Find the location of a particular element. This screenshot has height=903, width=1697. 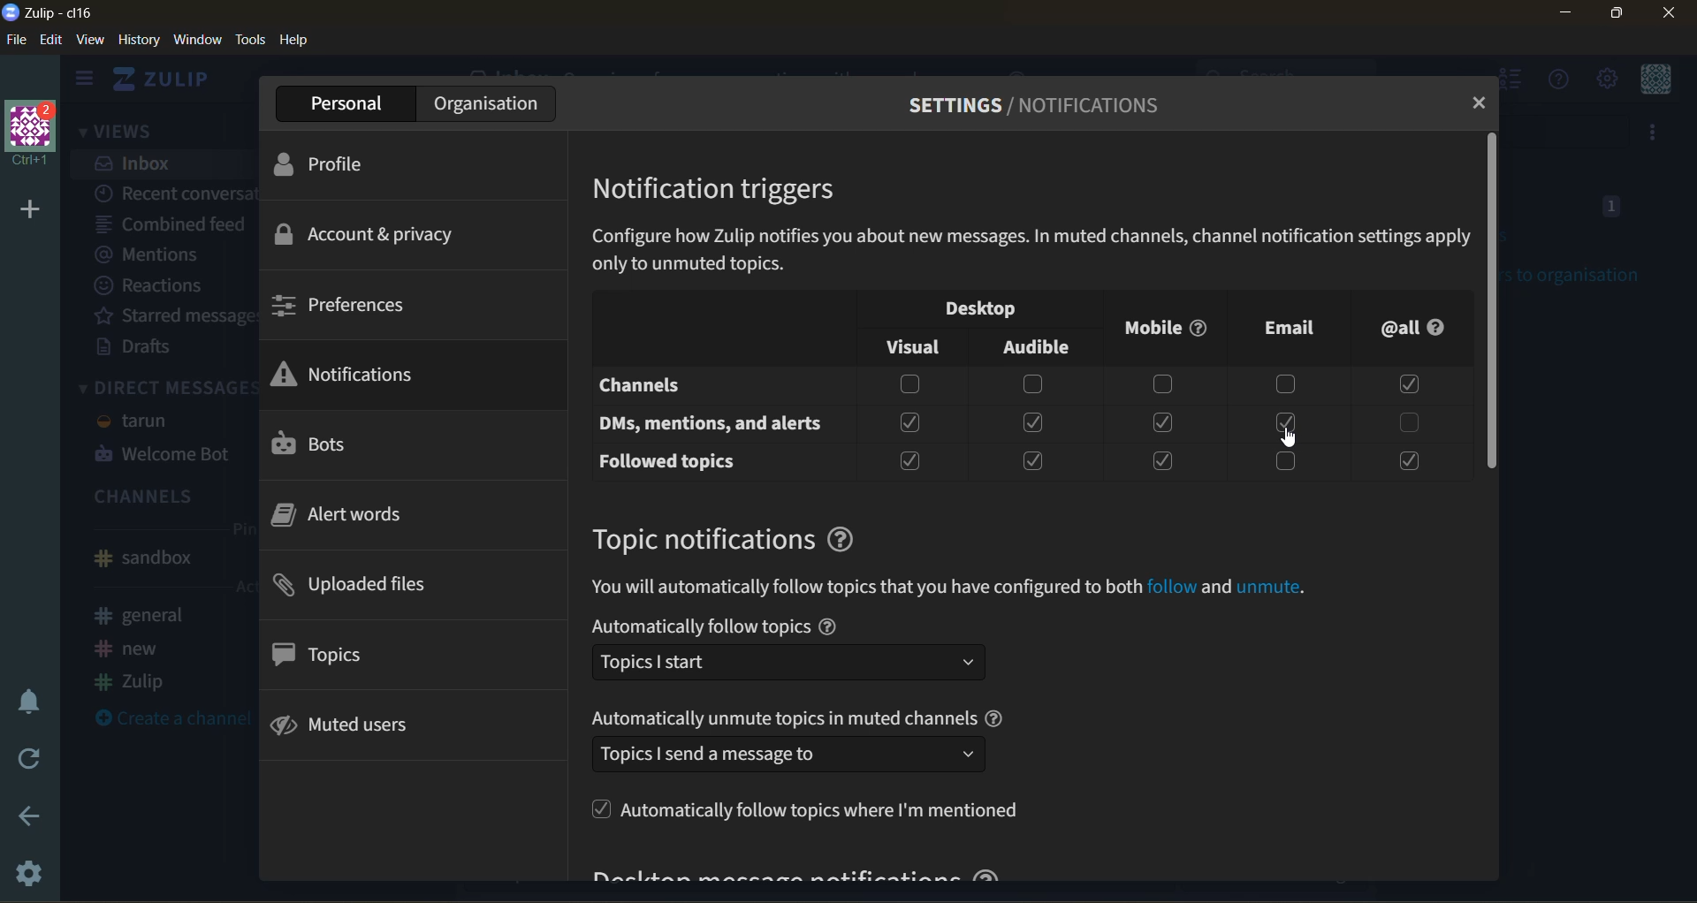

checkbox is located at coordinates (1291, 460).